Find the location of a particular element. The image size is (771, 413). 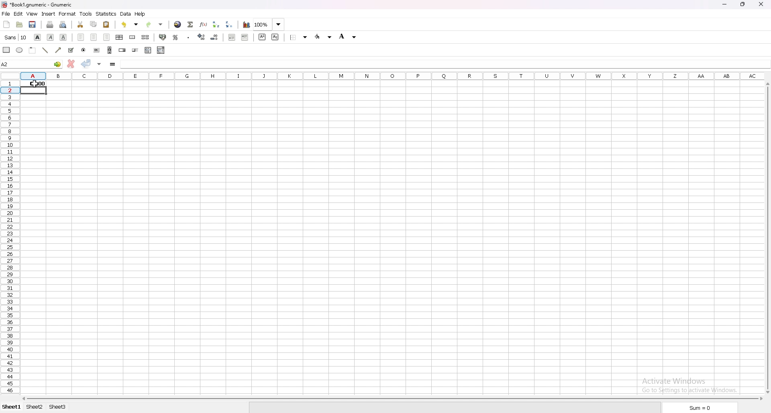

subscript is located at coordinates (275, 37).